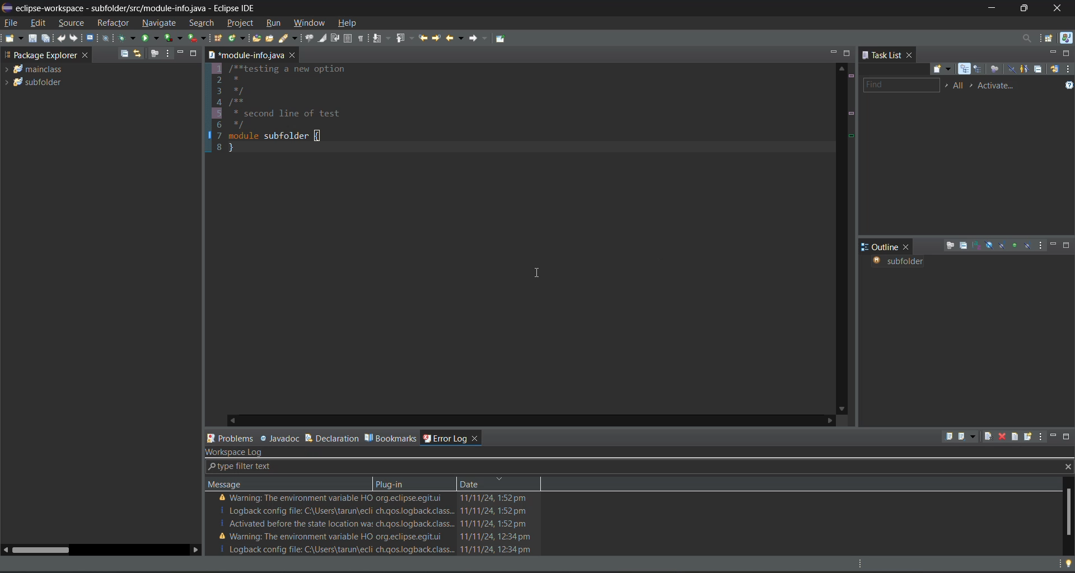 Image resolution: width=1075 pixels, height=573 pixels. Describe the element at coordinates (966, 69) in the screenshot. I see `categorized` at that location.